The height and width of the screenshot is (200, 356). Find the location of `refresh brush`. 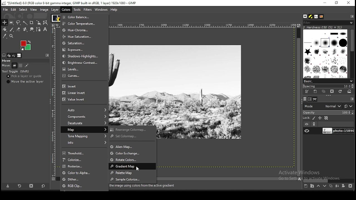

refresh brush is located at coordinates (340, 91).